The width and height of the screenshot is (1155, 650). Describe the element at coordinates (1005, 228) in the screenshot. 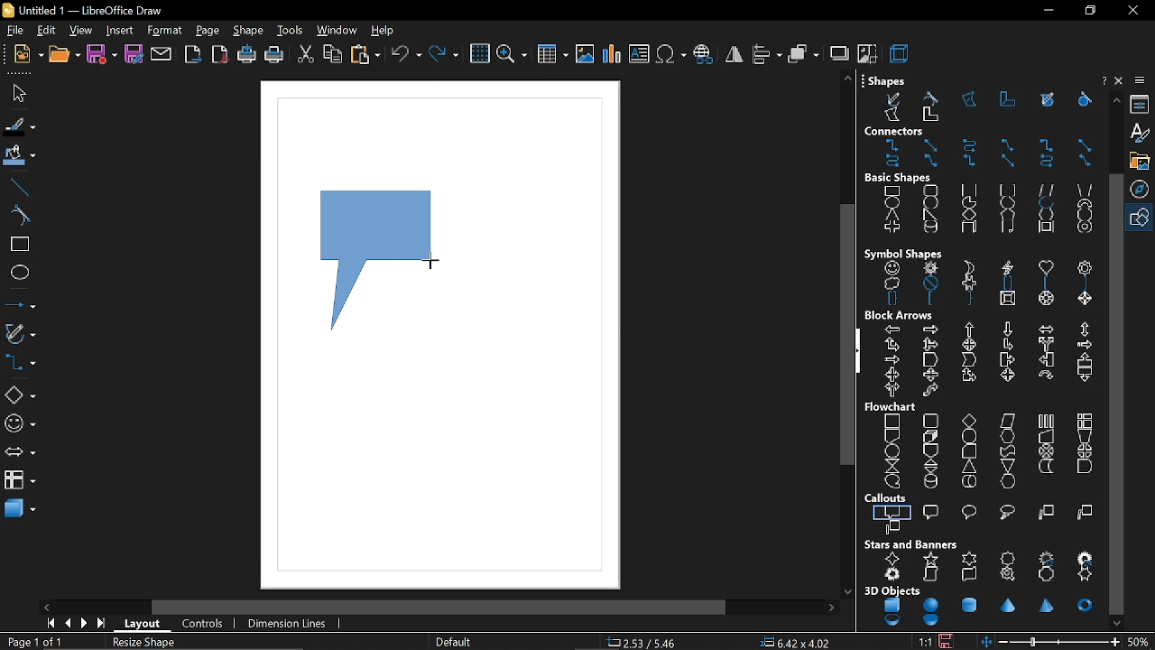

I see `folded corner` at that location.